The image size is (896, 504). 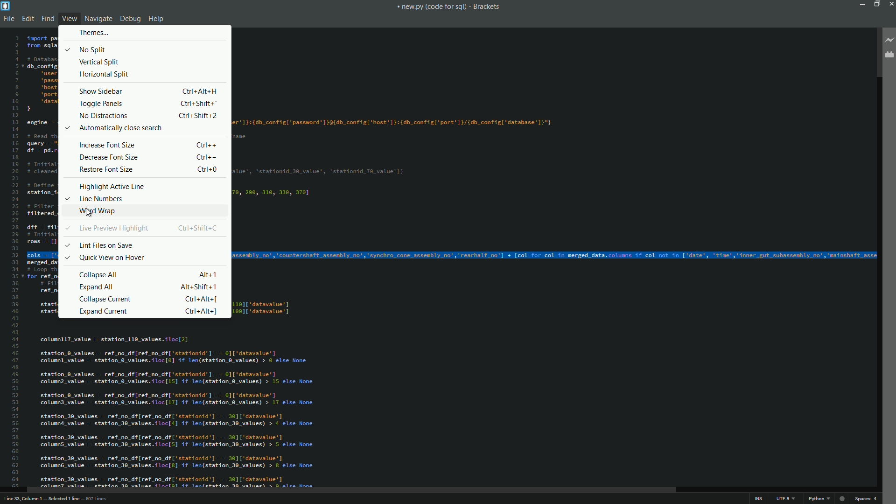 What do you see at coordinates (101, 91) in the screenshot?
I see `show sidebar` at bounding box center [101, 91].